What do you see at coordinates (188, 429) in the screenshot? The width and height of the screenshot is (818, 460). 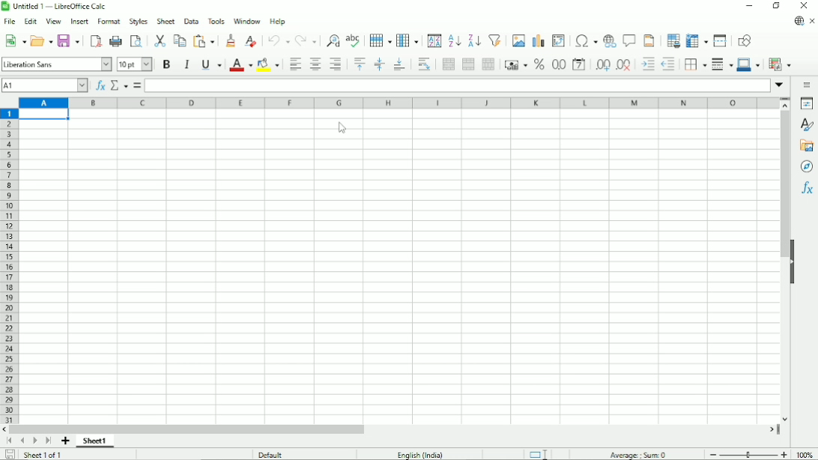 I see `Horizontal scrollbar` at bounding box center [188, 429].